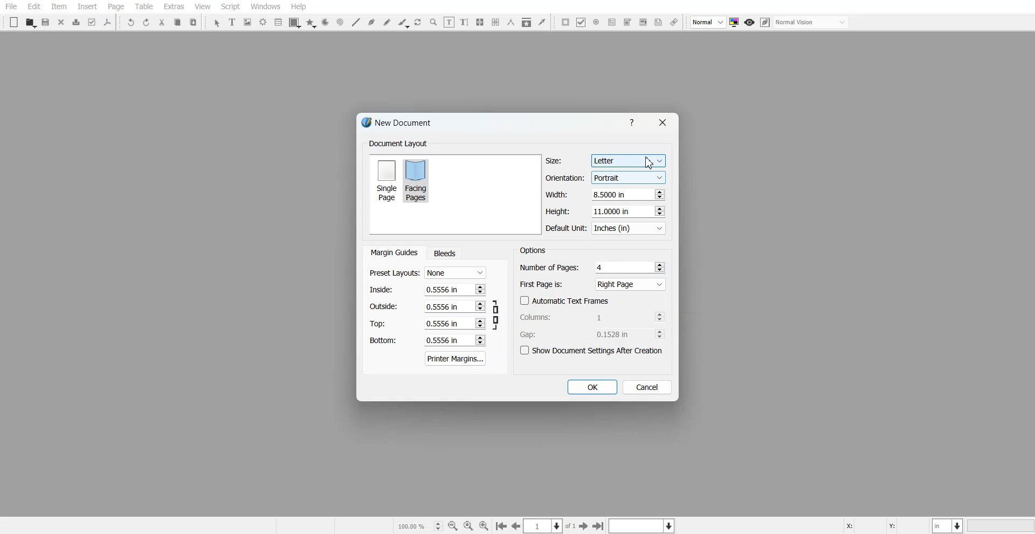 This screenshot has width=1035, height=534. I want to click on Paste, so click(194, 22).